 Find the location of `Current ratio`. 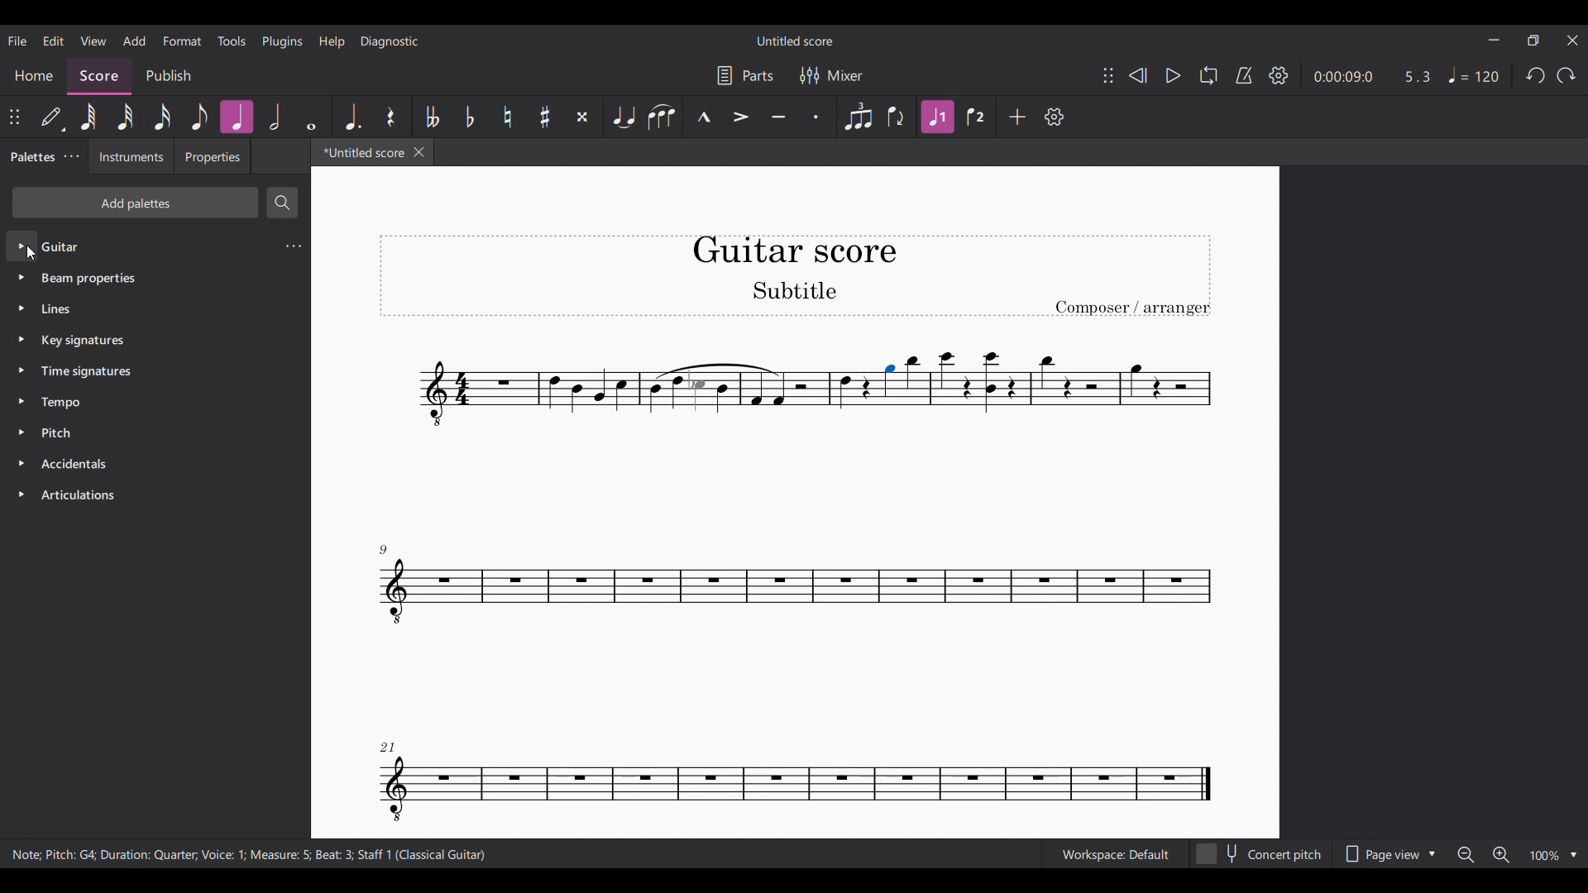

Current ratio is located at coordinates (1418, 77).